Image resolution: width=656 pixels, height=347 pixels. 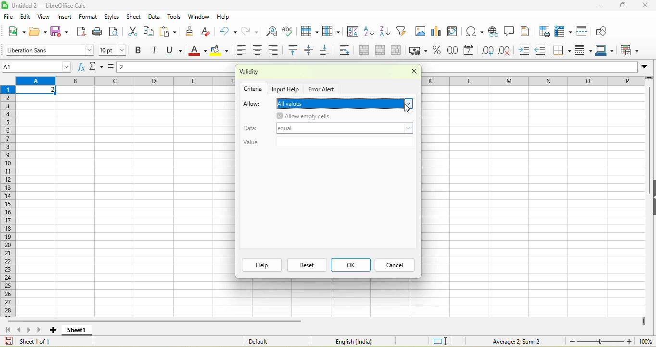 I want to click on italics, so click(x=157, y=50).